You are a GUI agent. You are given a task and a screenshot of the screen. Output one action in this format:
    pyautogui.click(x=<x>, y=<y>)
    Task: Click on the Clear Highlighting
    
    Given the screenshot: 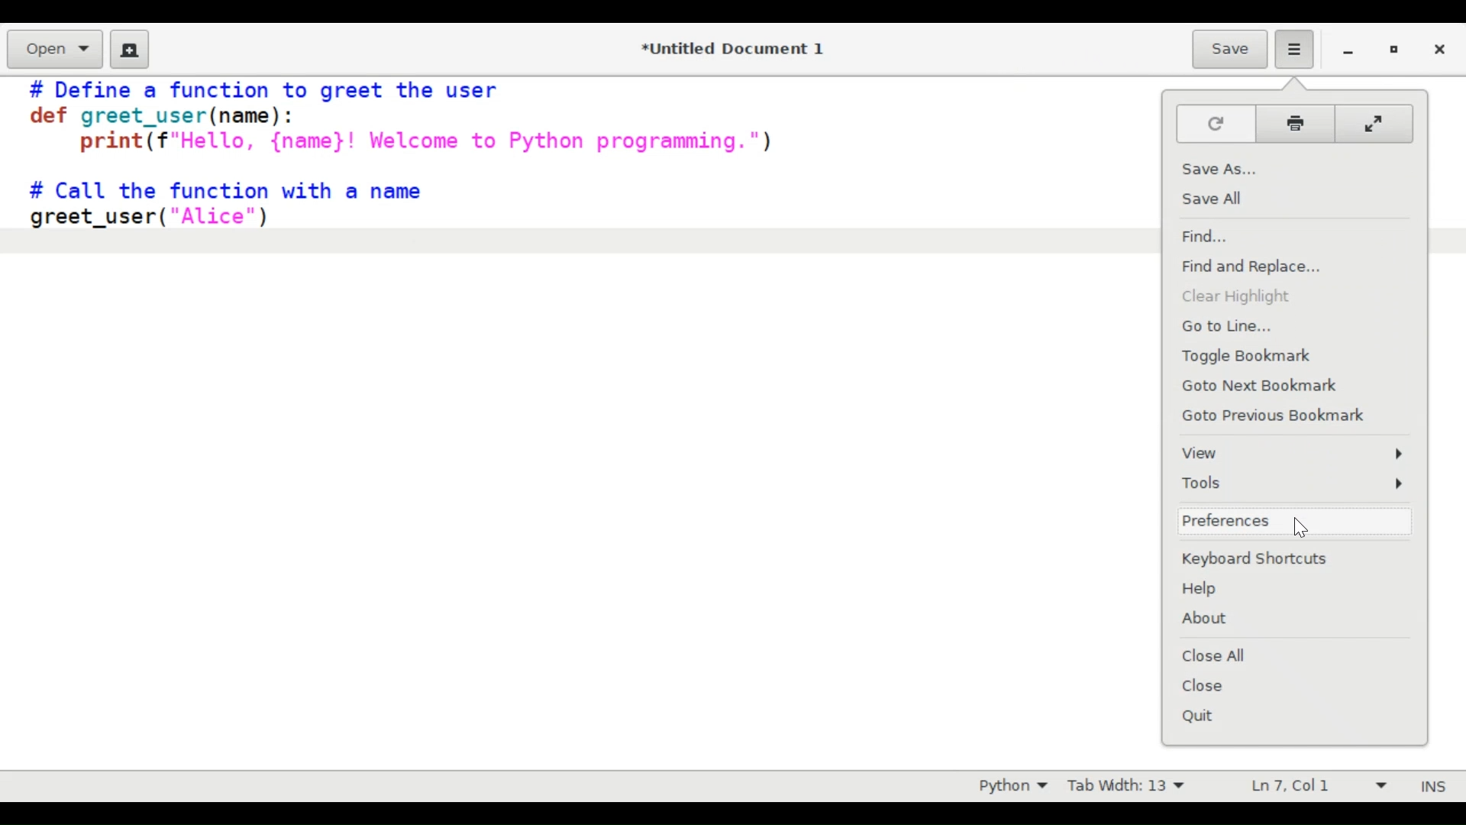 What is the action you would take?
    pyautogui.click(x=1275, y=297)
    